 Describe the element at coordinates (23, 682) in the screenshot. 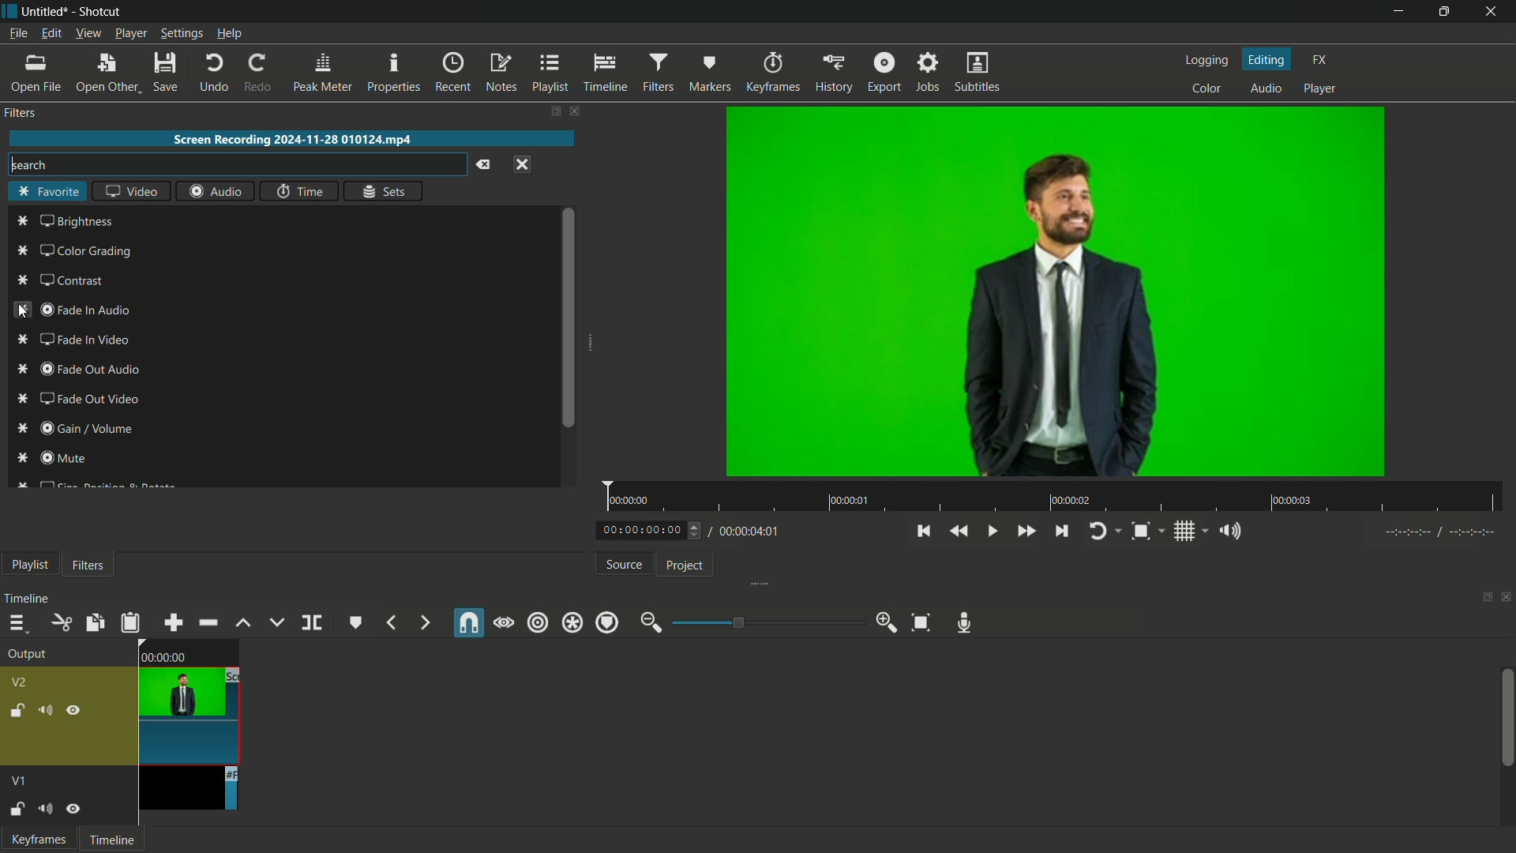

I see `v2` at that location.